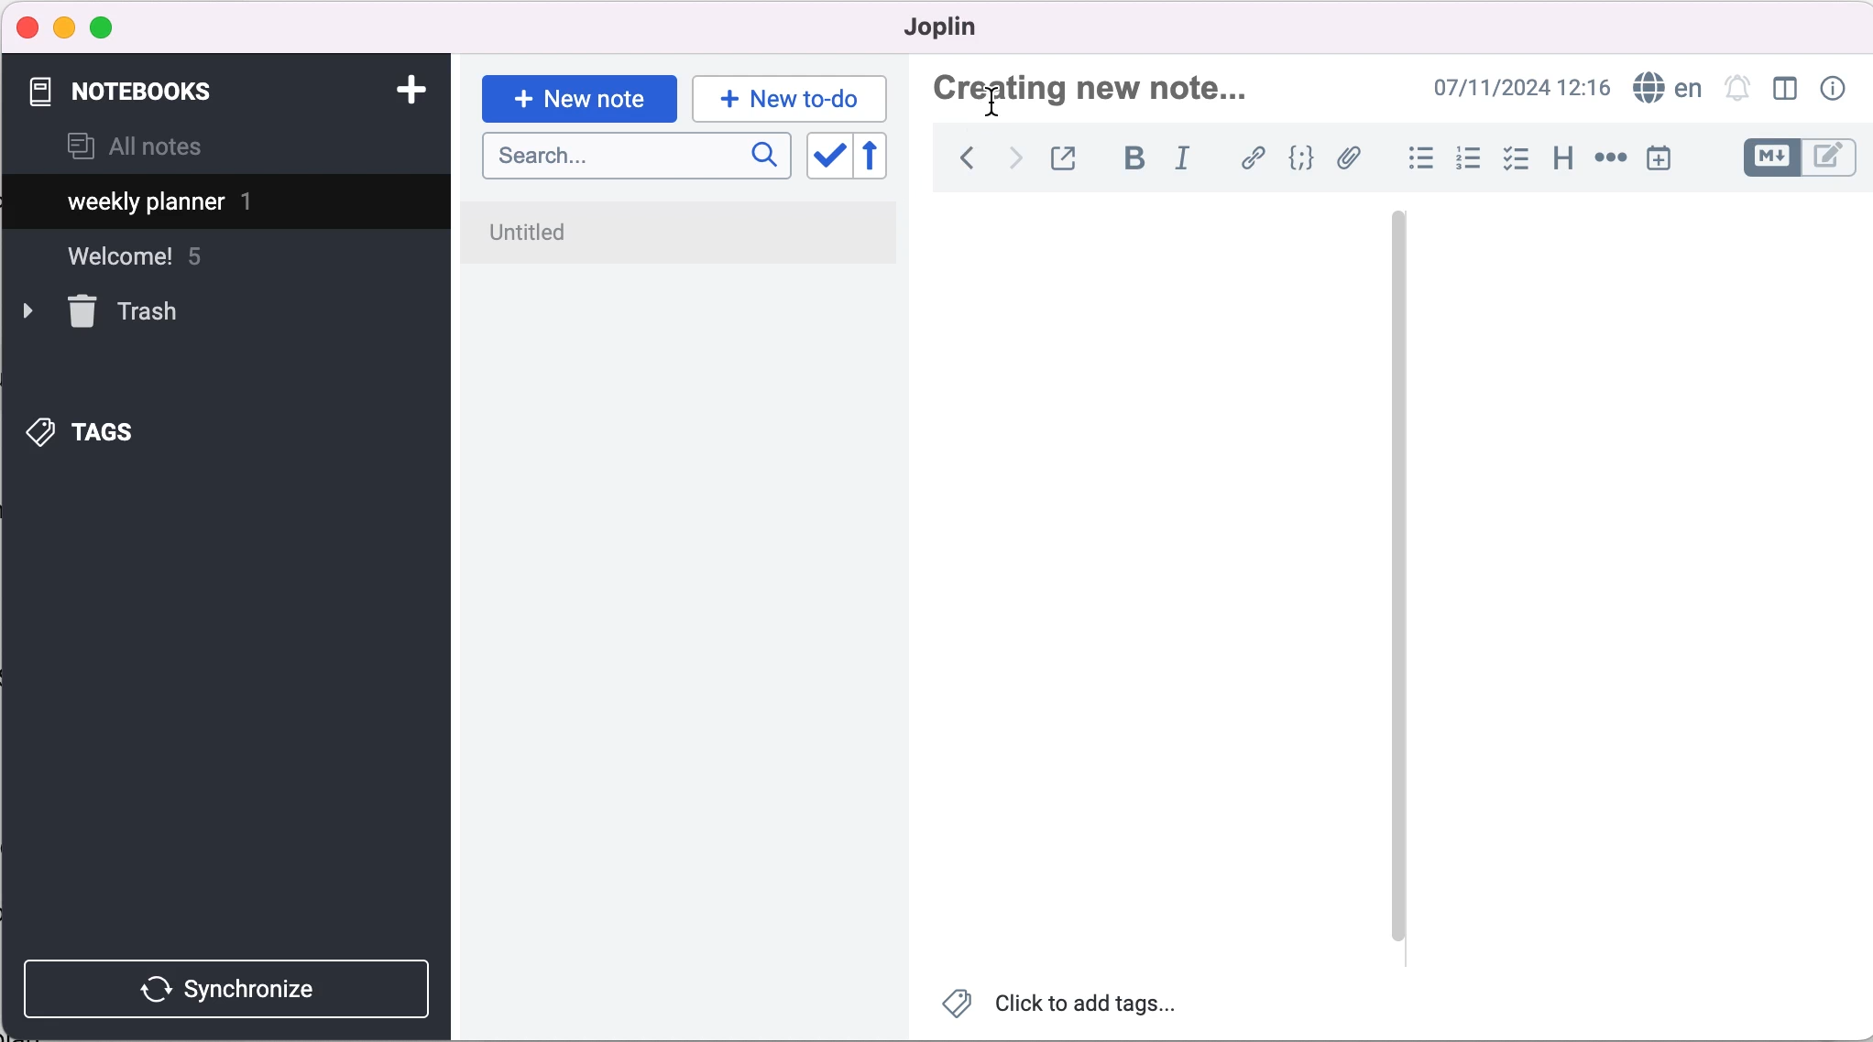  What do you see at coordinates (886, 159) in the screenshot?
I see `reverse sort order` at bounding box center [886, 159].